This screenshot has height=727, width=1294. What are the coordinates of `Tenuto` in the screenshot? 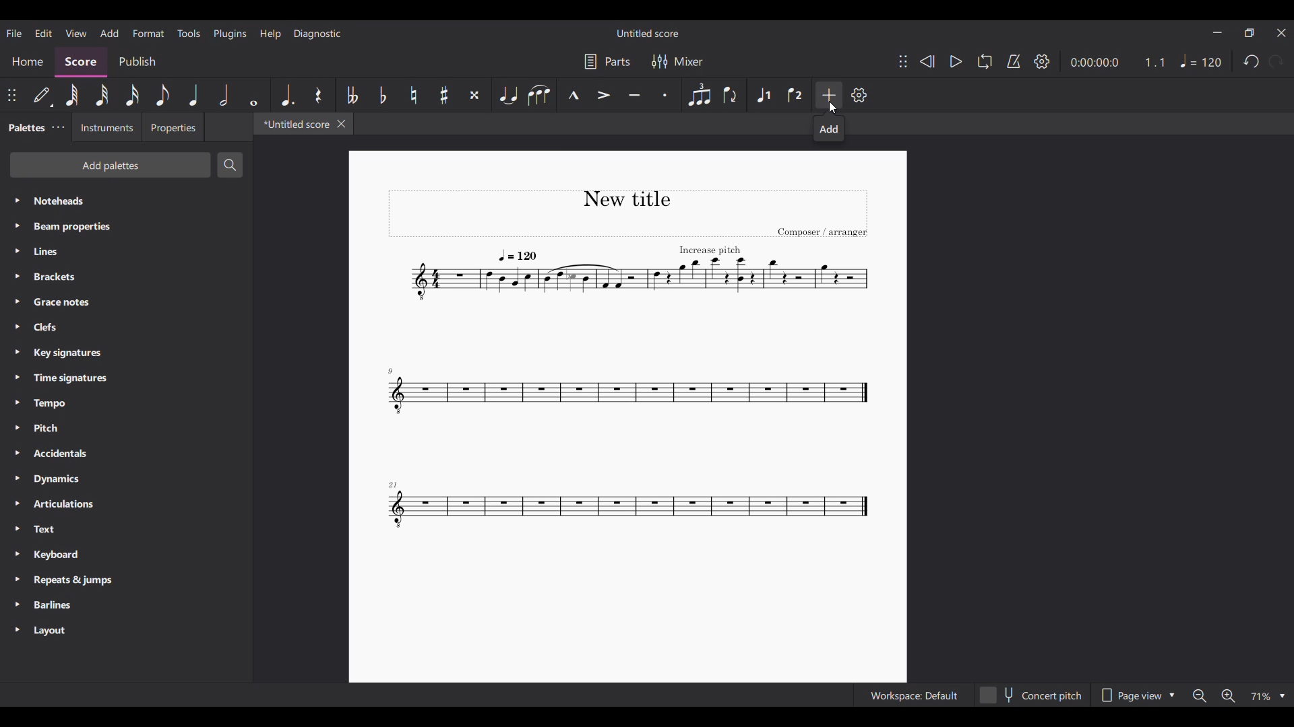 It's located at (634, 96).